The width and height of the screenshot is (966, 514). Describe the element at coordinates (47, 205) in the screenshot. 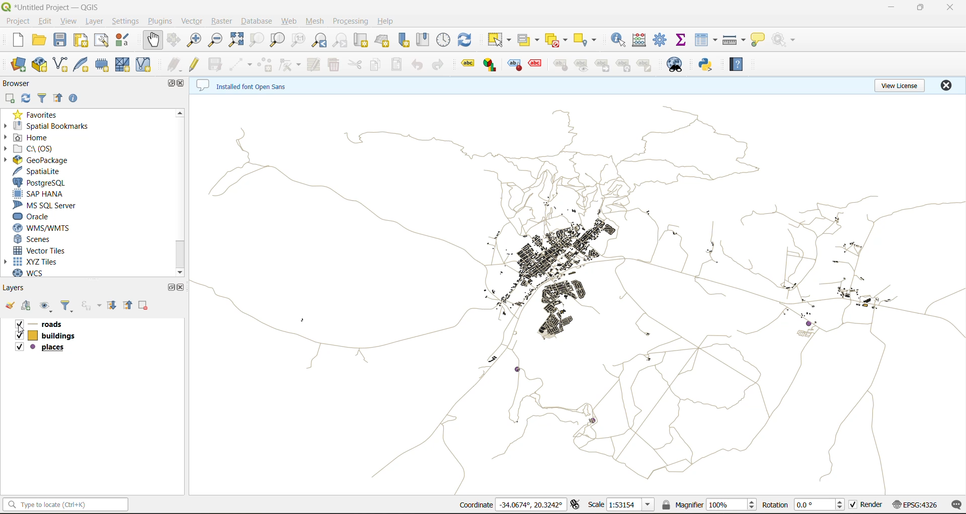

I see `ms sql server` at that location.